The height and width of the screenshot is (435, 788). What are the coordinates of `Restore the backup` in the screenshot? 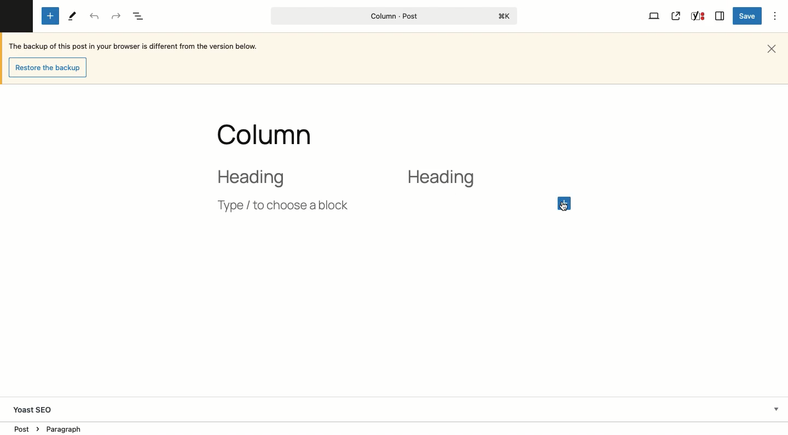 It's located at (50, 68).